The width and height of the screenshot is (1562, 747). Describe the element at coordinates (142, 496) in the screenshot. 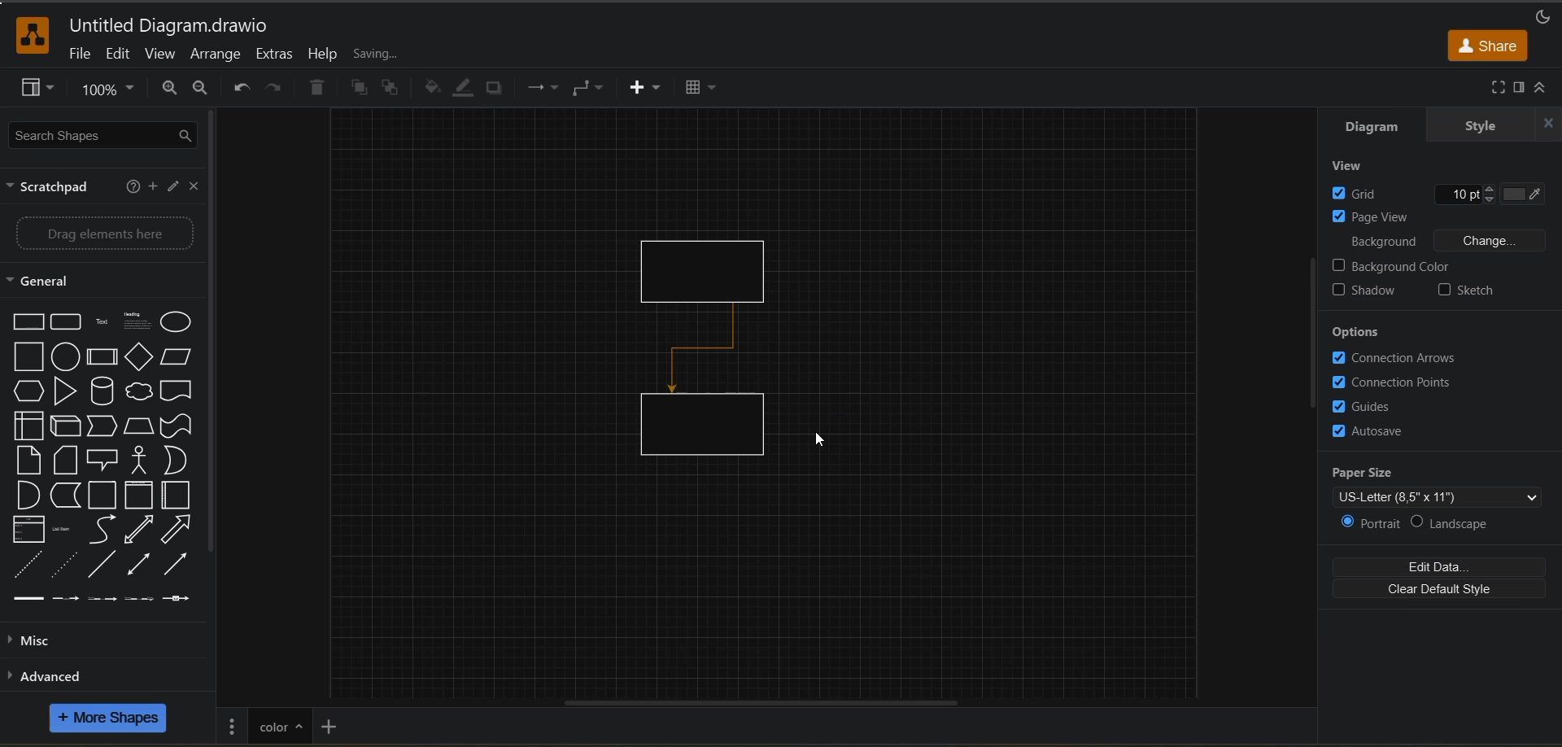

I see `Vertical Container` at that location.